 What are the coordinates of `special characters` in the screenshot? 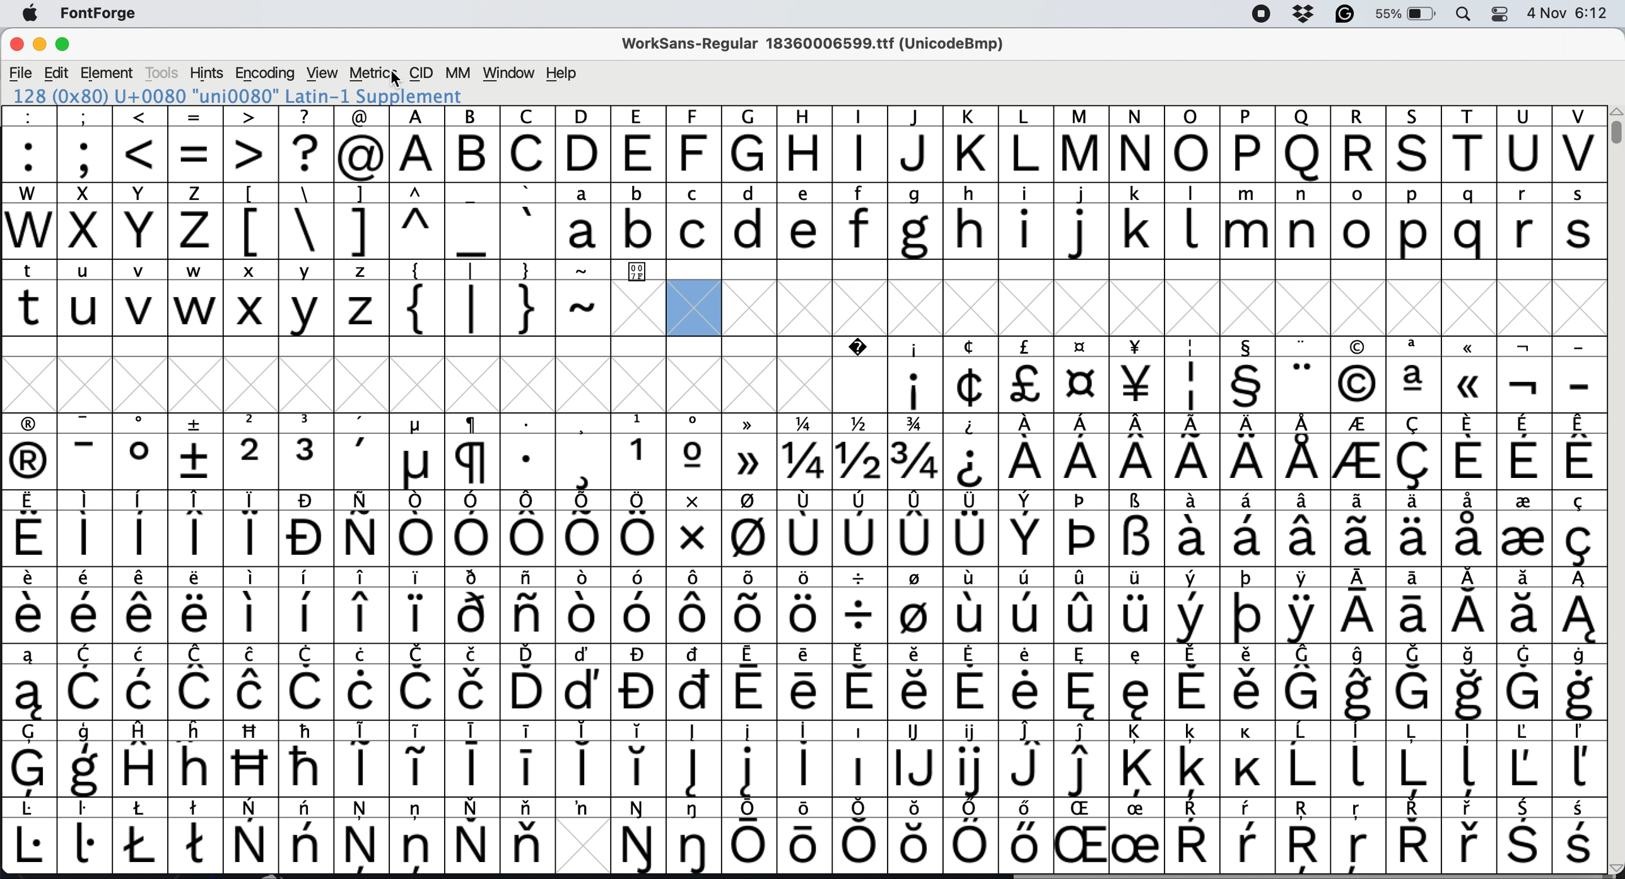 It's located at (801, 731).